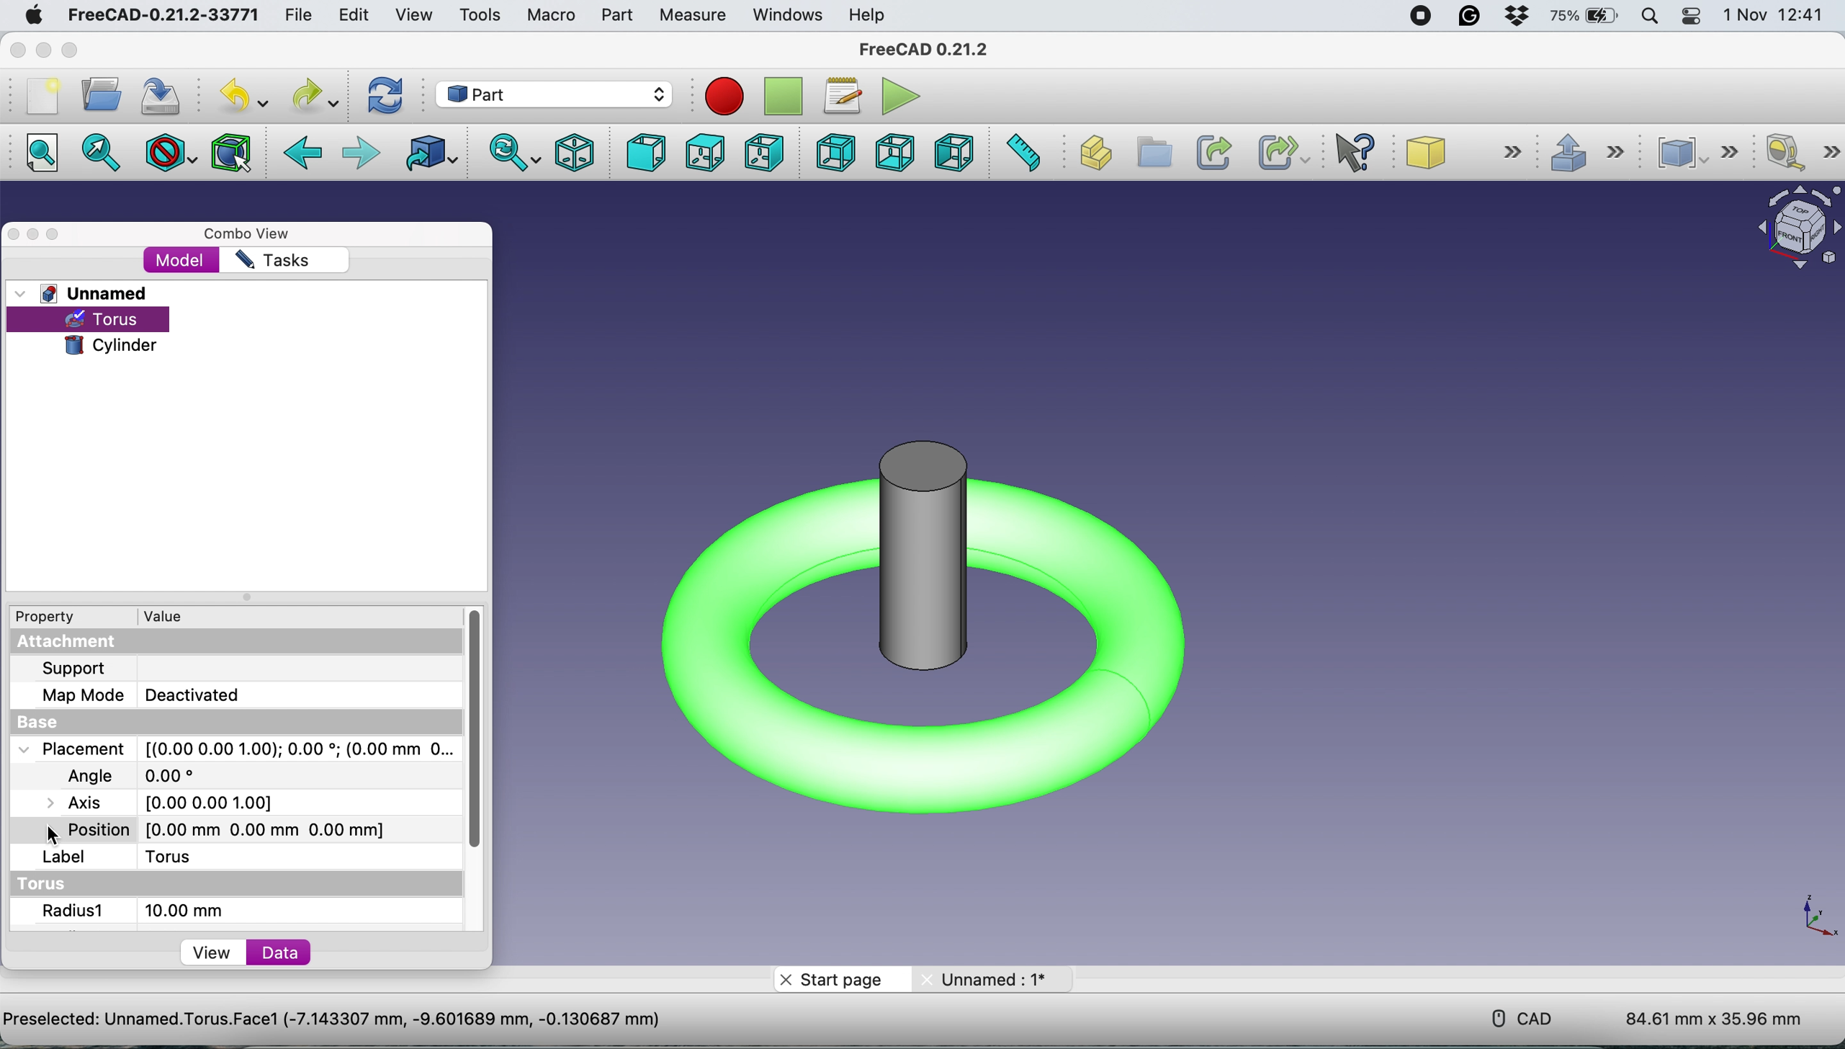  What do you see at coordinates (554, 93) in the screenshot?
I see `workbench` at bounding box center [554, 93].